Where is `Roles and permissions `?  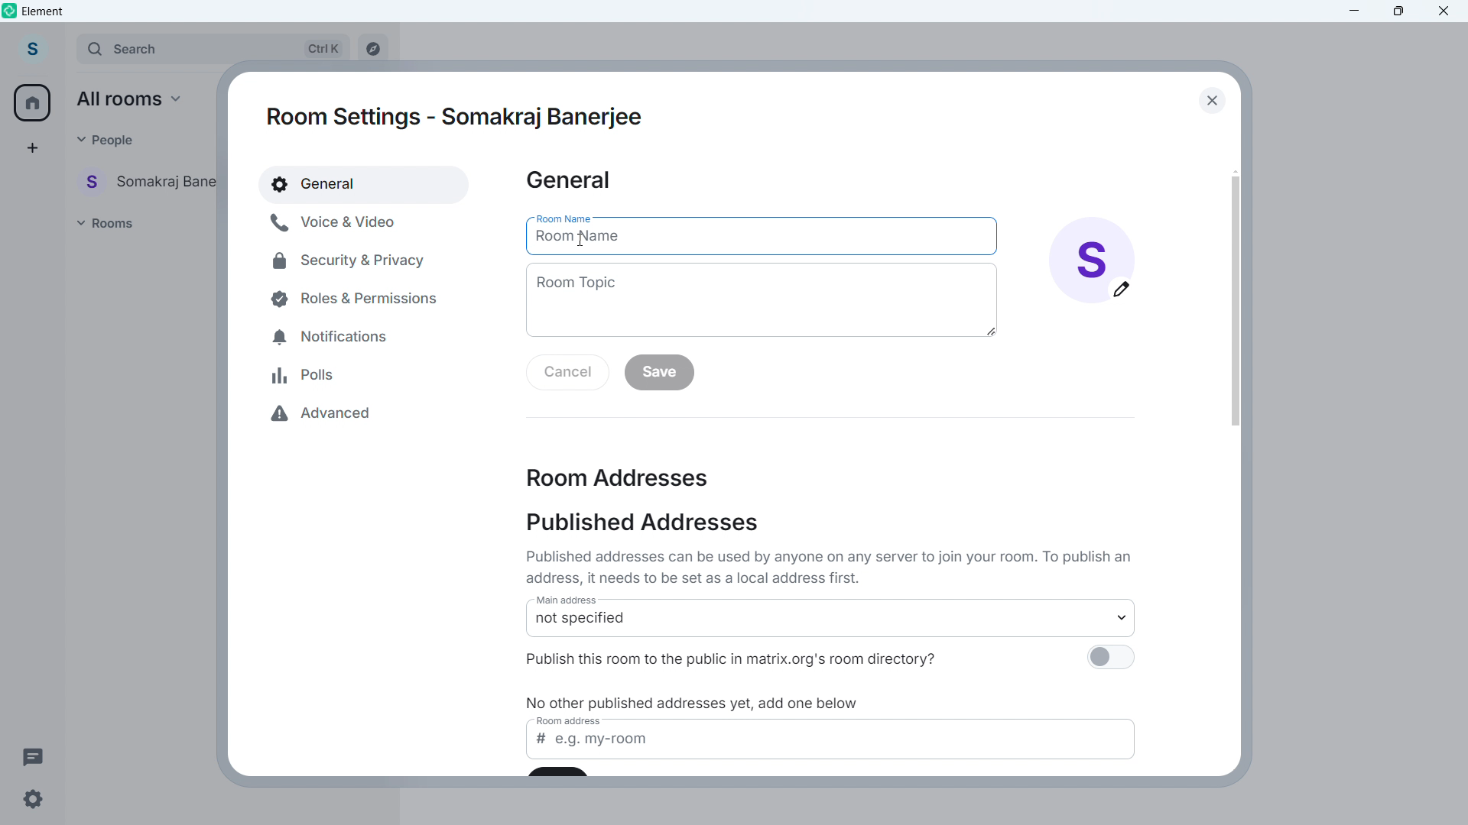
Roles and permissions  is located at coordinates (348, 298).